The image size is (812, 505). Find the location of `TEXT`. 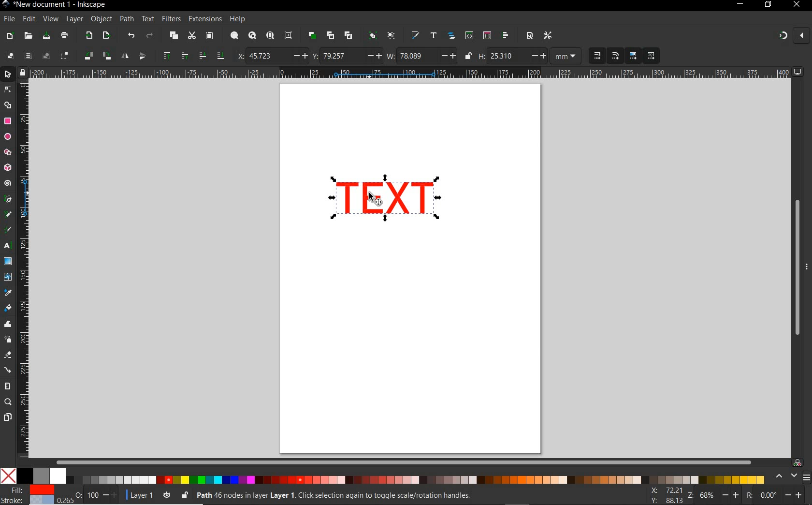

TEXT is located at coordinates (147, 18).